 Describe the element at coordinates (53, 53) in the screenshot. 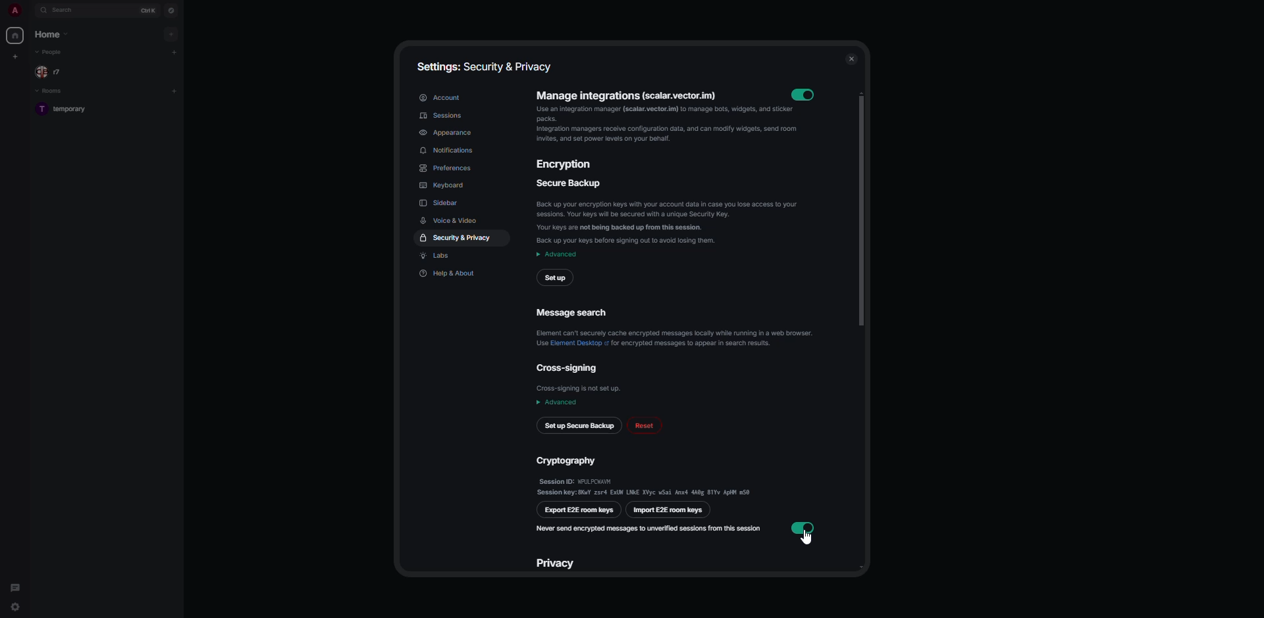

I see `people` at that location.